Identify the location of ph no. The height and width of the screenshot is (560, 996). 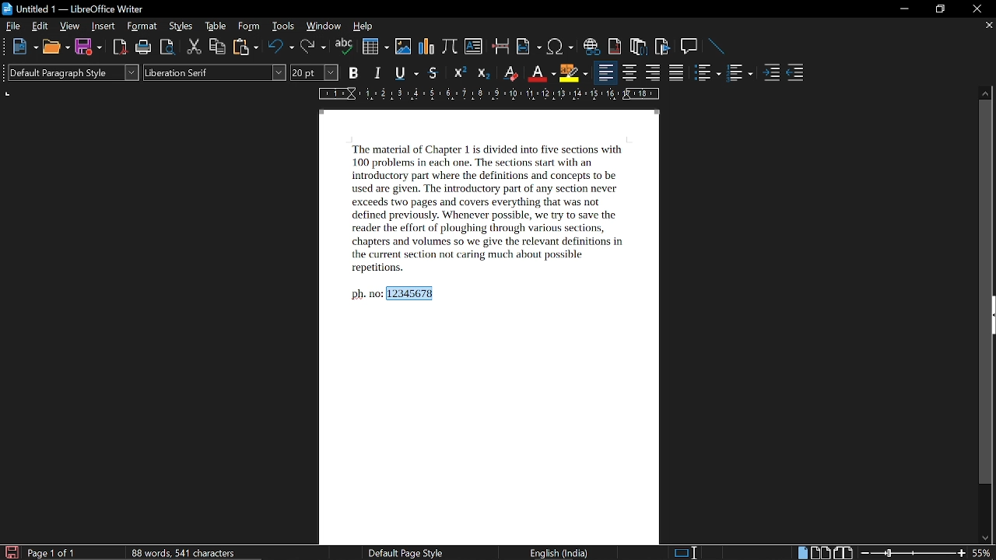
(363, 295).